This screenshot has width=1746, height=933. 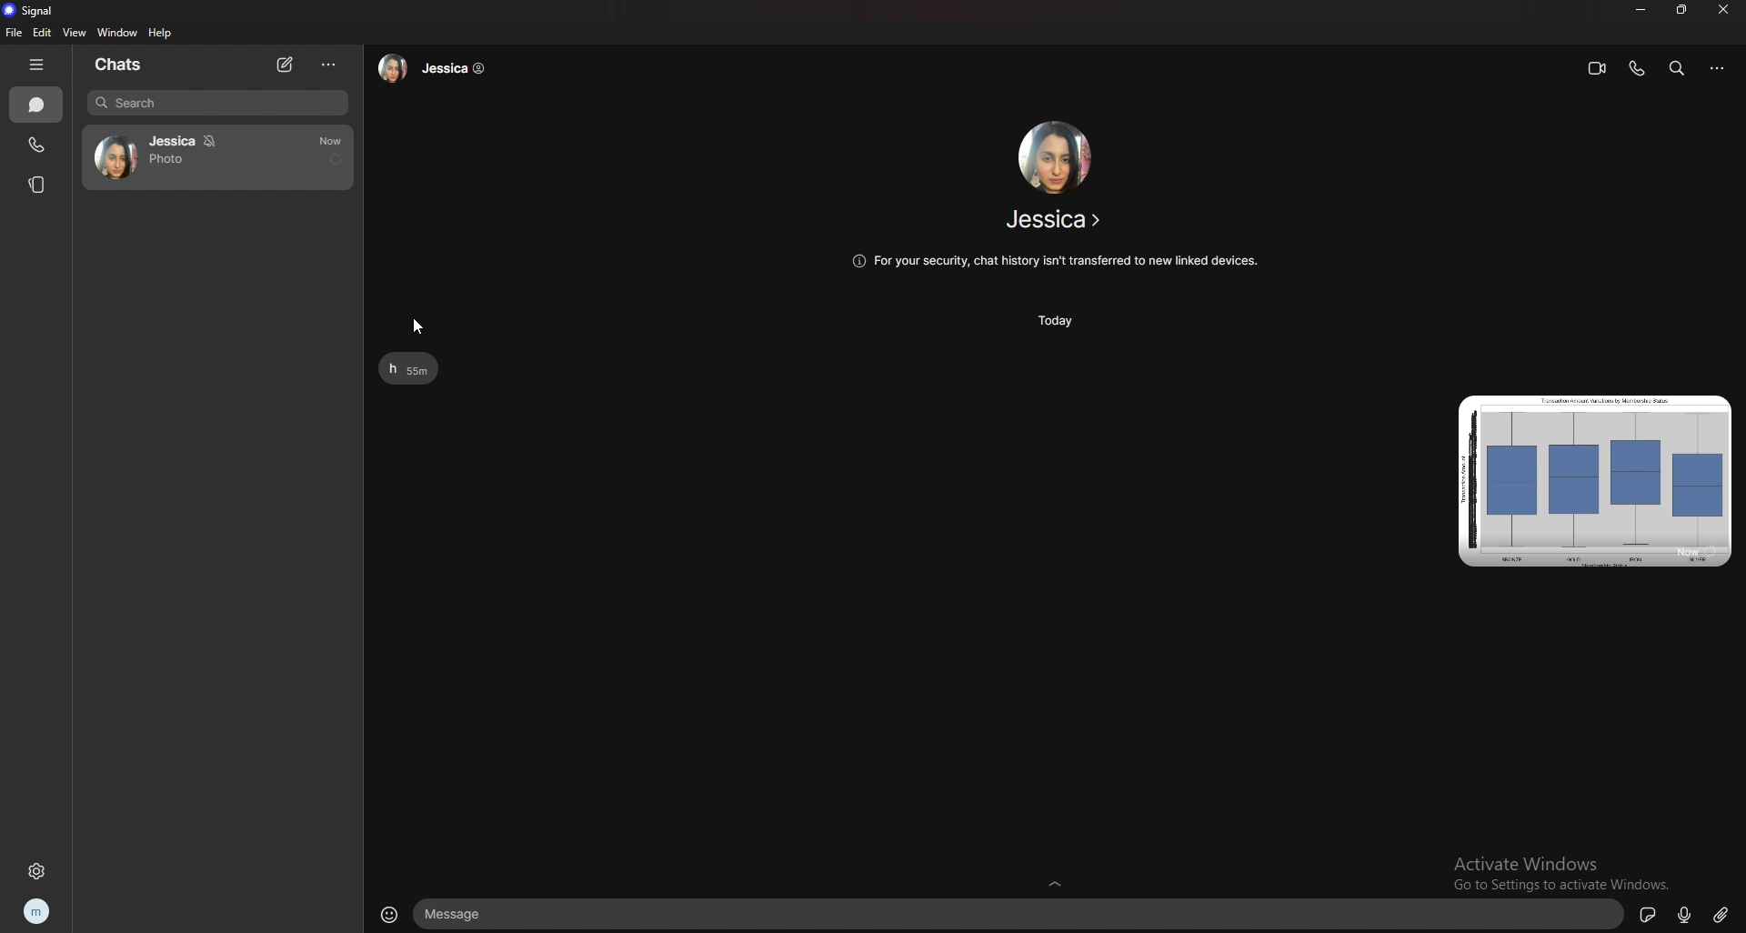 What do you see at coordinates (436, 68) in the screenshot?
I see `contact` at bounding box center [436, 68].